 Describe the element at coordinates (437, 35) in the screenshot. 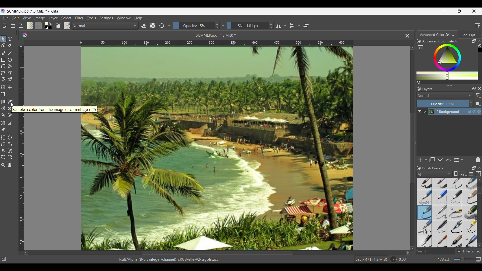

I see `Advanced Color Selector` at that location.